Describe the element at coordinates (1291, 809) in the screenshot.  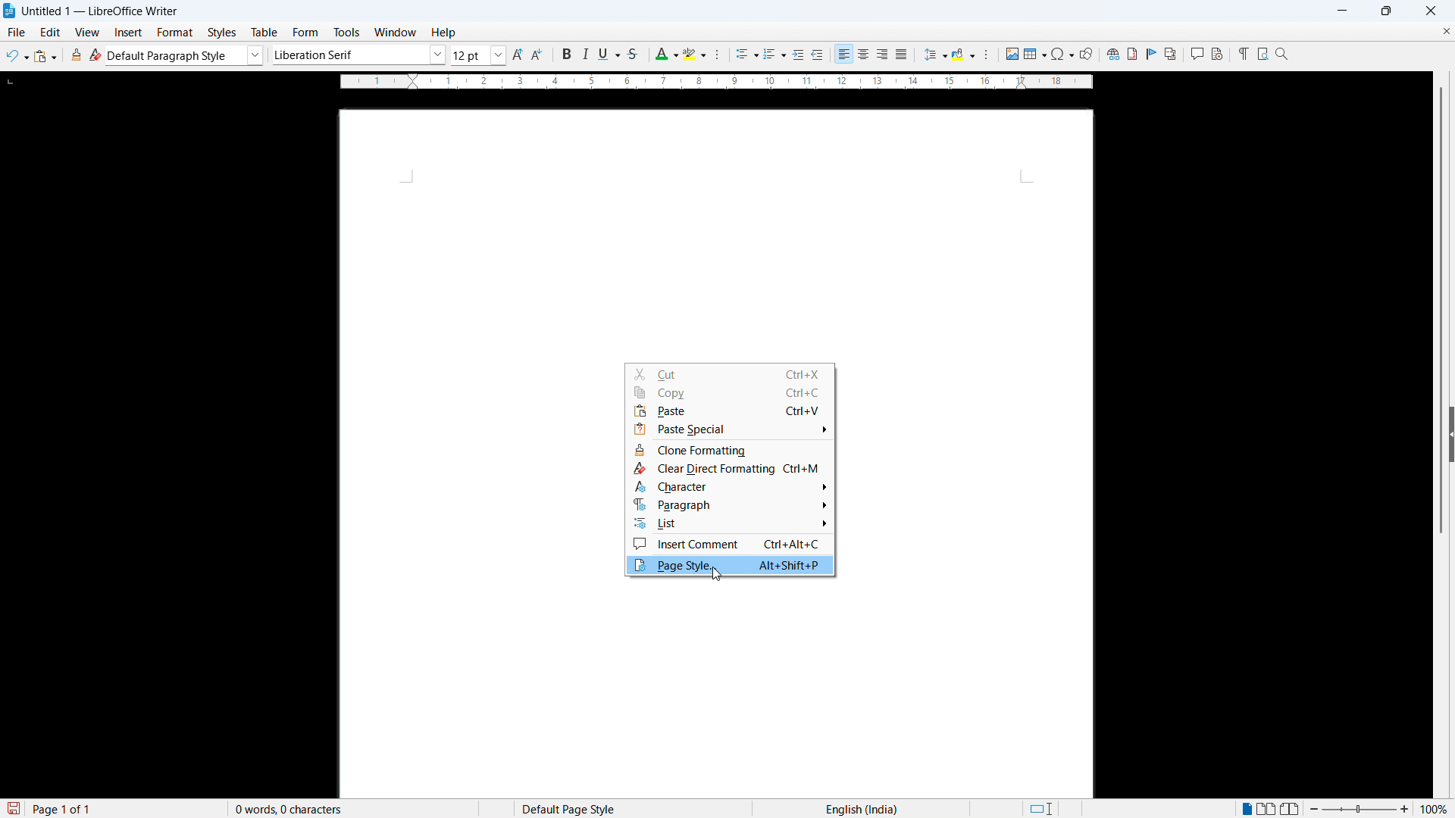
I see `Bookview ` at that location.